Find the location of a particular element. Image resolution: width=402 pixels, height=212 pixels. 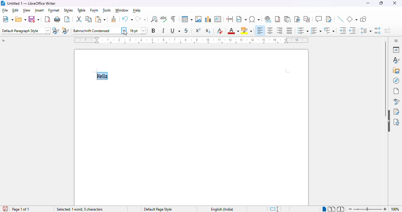

insert footnote is located at coordinates (278, 19).